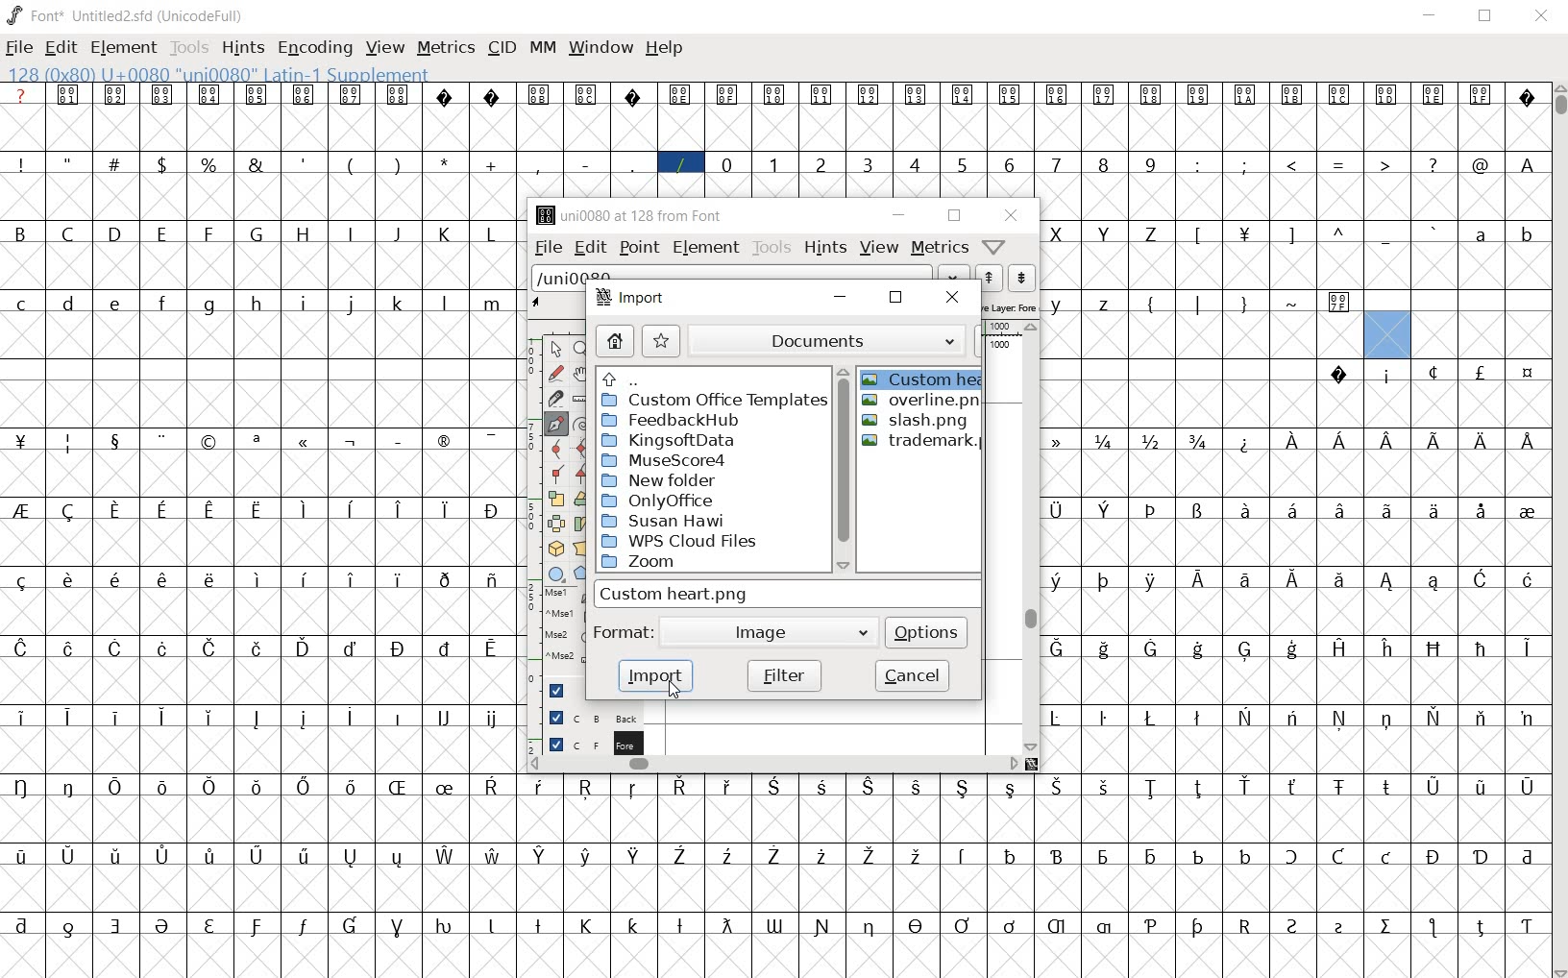 Image resolution: width=1568 pixels, height=978 pixels. Describe the element at coordinates (1009, 165) in the screenshot. I see `glyph` at that location.